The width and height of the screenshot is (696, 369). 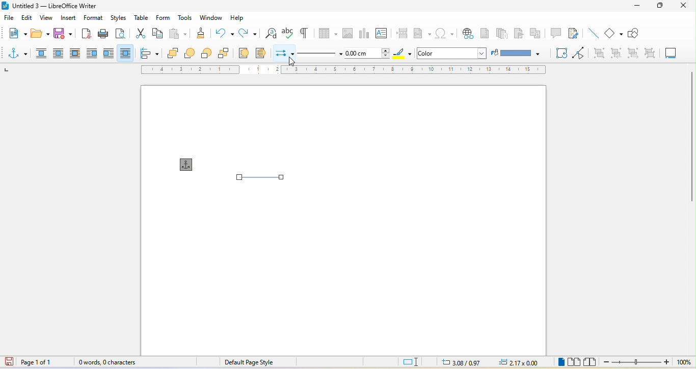 I want to click on select start and end arrowheads for lines, so click(x=286, y=54).